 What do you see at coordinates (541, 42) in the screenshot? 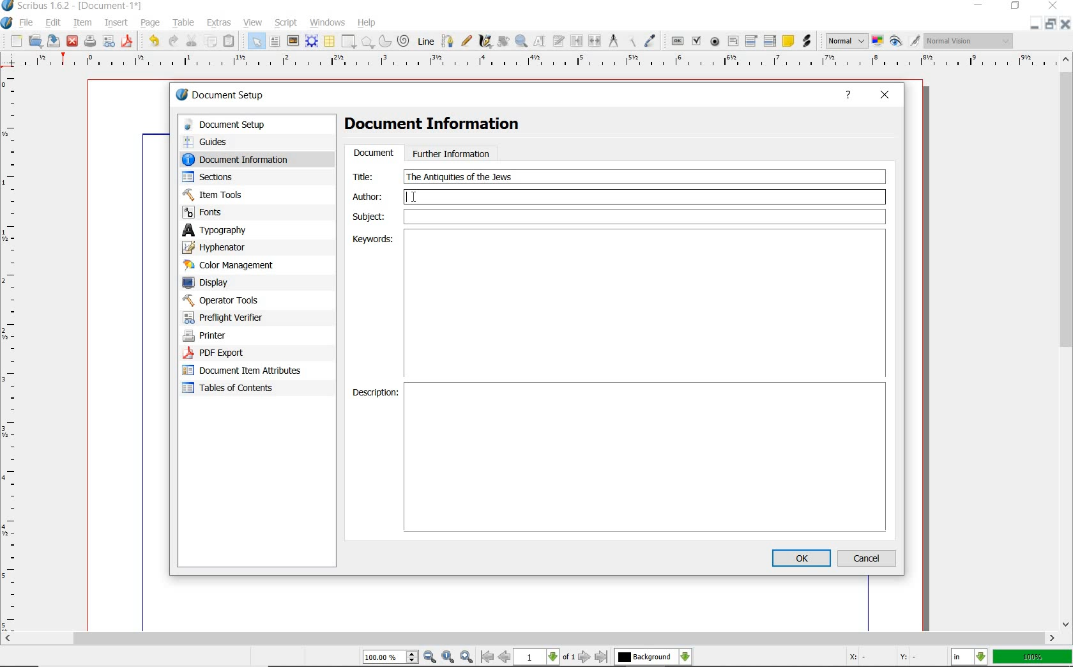
I see `edit contents of frame` at bounding box center [541, 42].